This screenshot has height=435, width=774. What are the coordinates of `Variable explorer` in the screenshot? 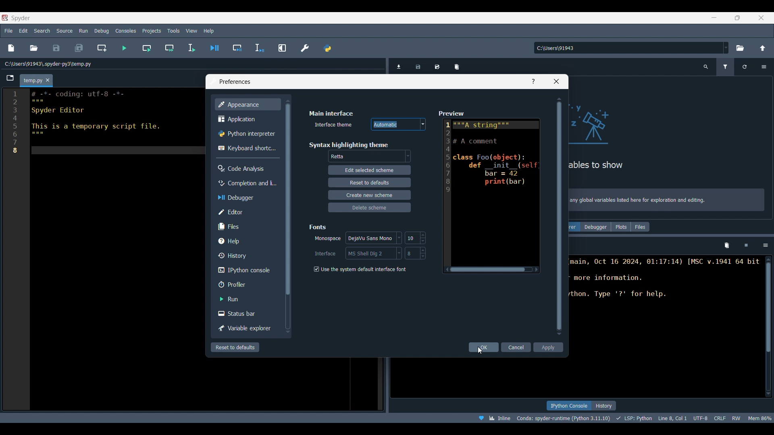 It's located at (246, 329).